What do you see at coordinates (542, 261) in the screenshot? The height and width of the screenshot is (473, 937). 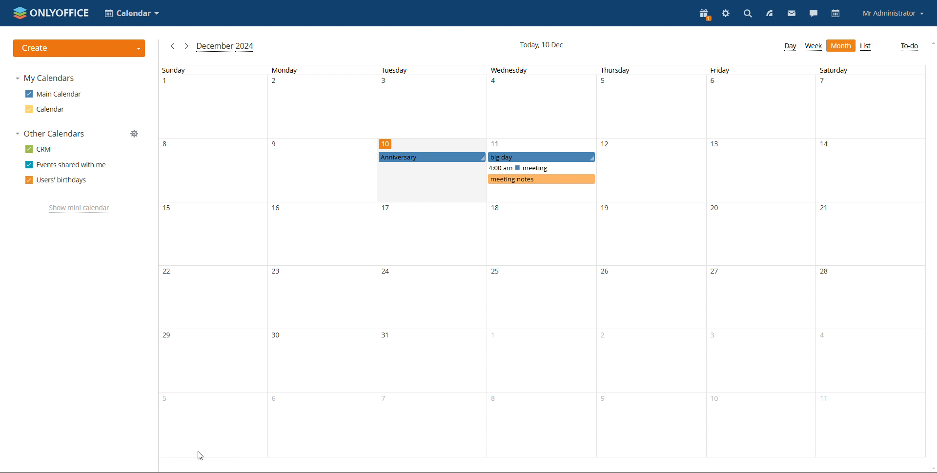 I see `wednesday` at bounding box center [542, 261].